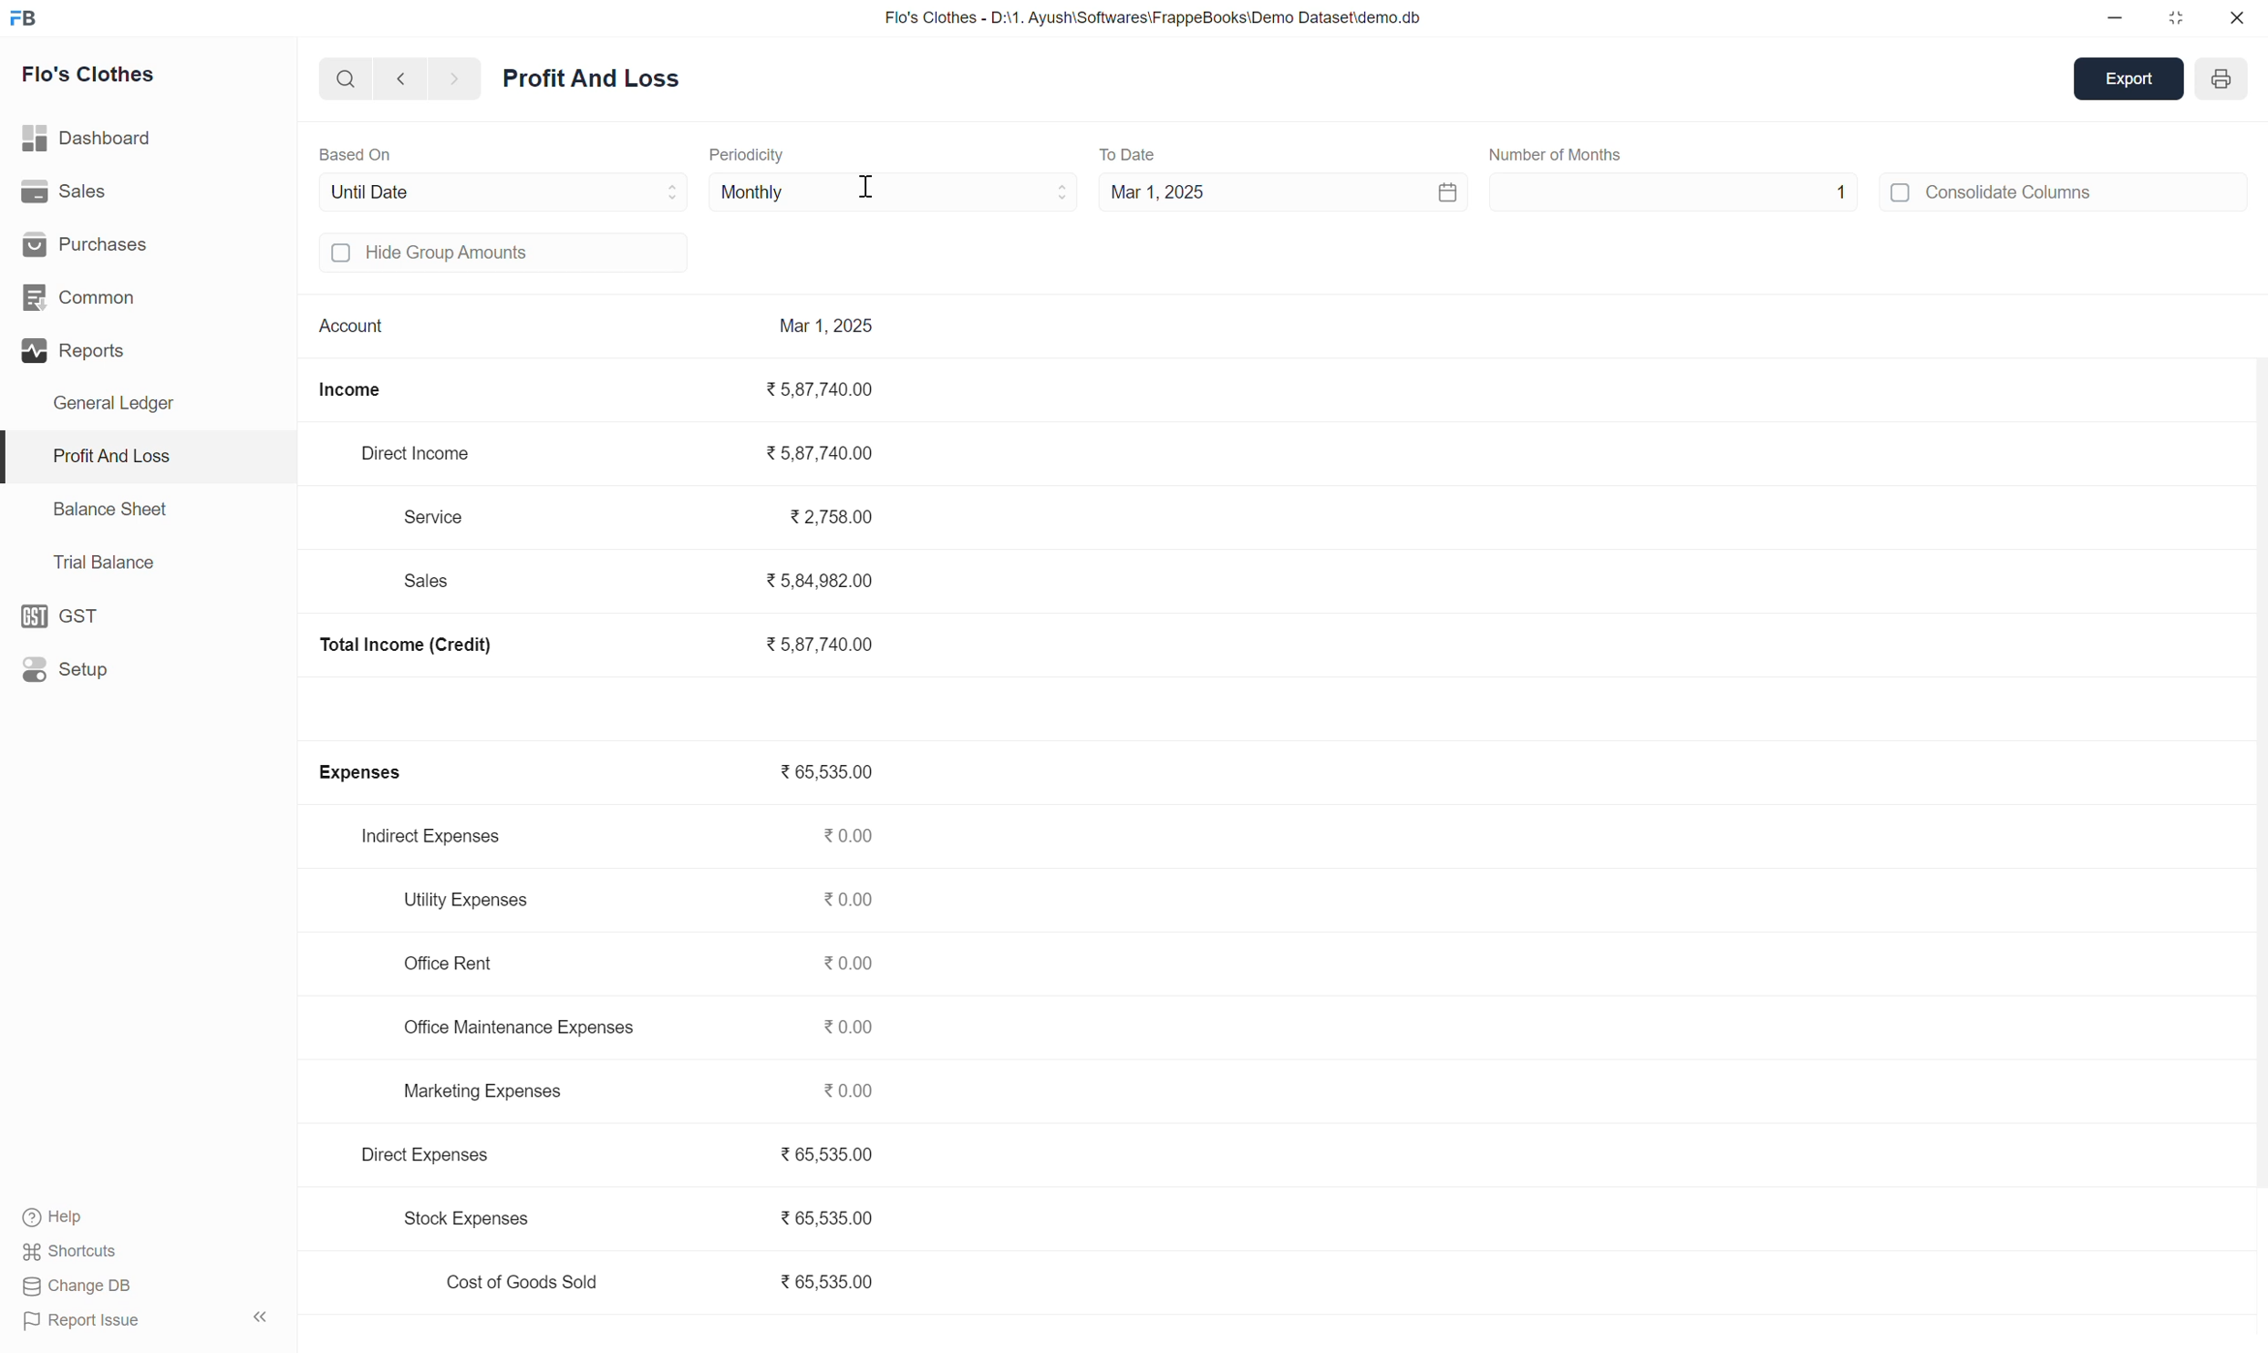 Image resolution: width=2268 pixels, height=1353 pixels. I want to click on Setup, so click(77, 666).